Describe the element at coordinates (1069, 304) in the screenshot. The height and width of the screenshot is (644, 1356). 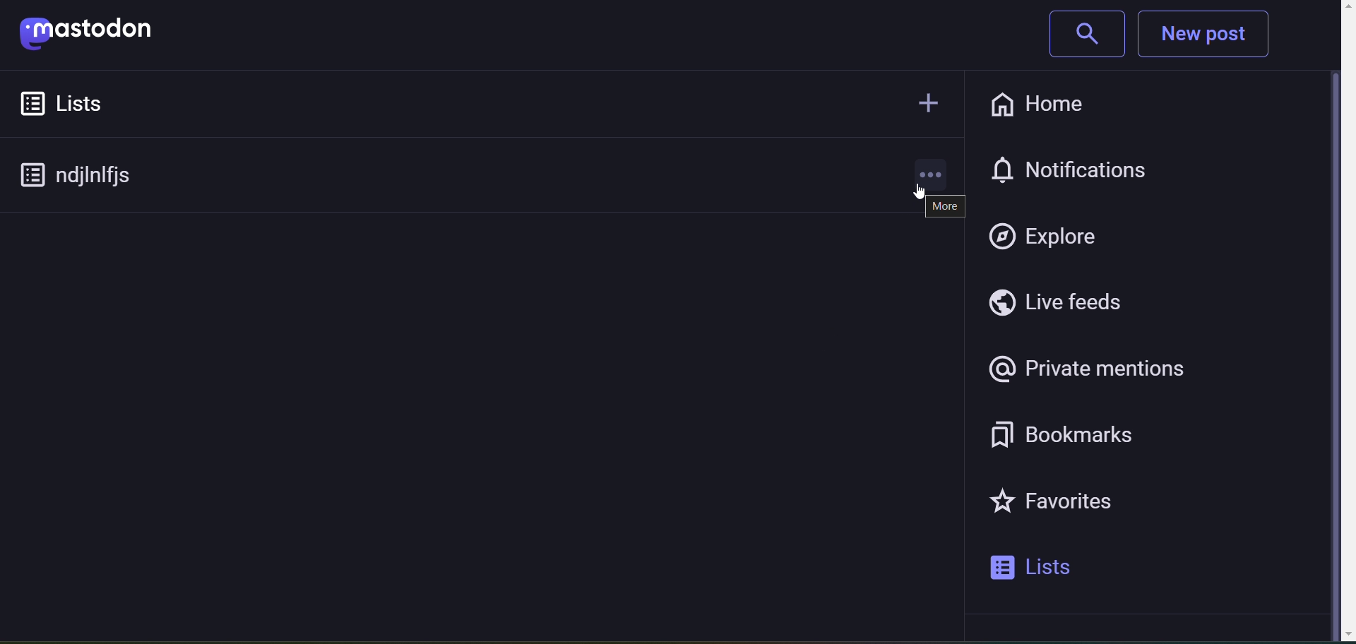
I see `live feeds` at that location.